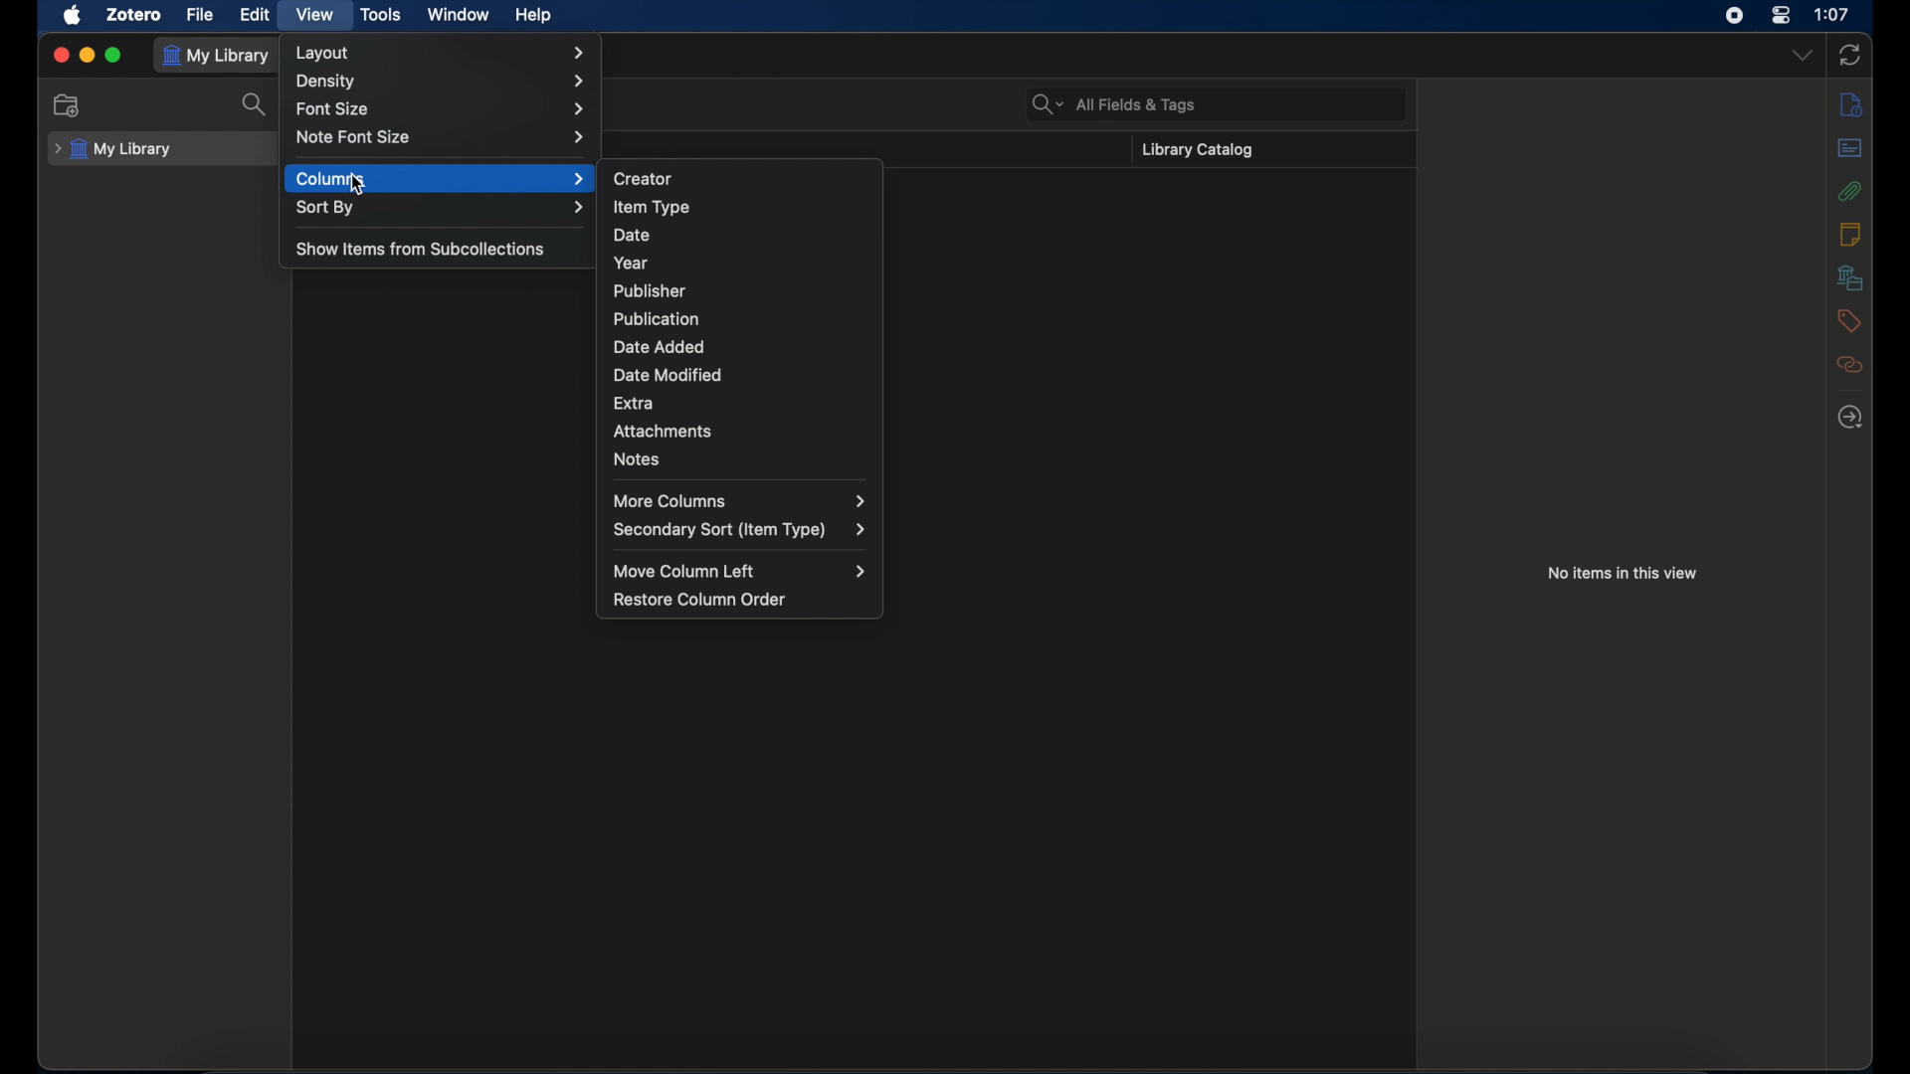 This screenshot has width=1910, height=1074. I want to click on note font size, so click(442, 136).